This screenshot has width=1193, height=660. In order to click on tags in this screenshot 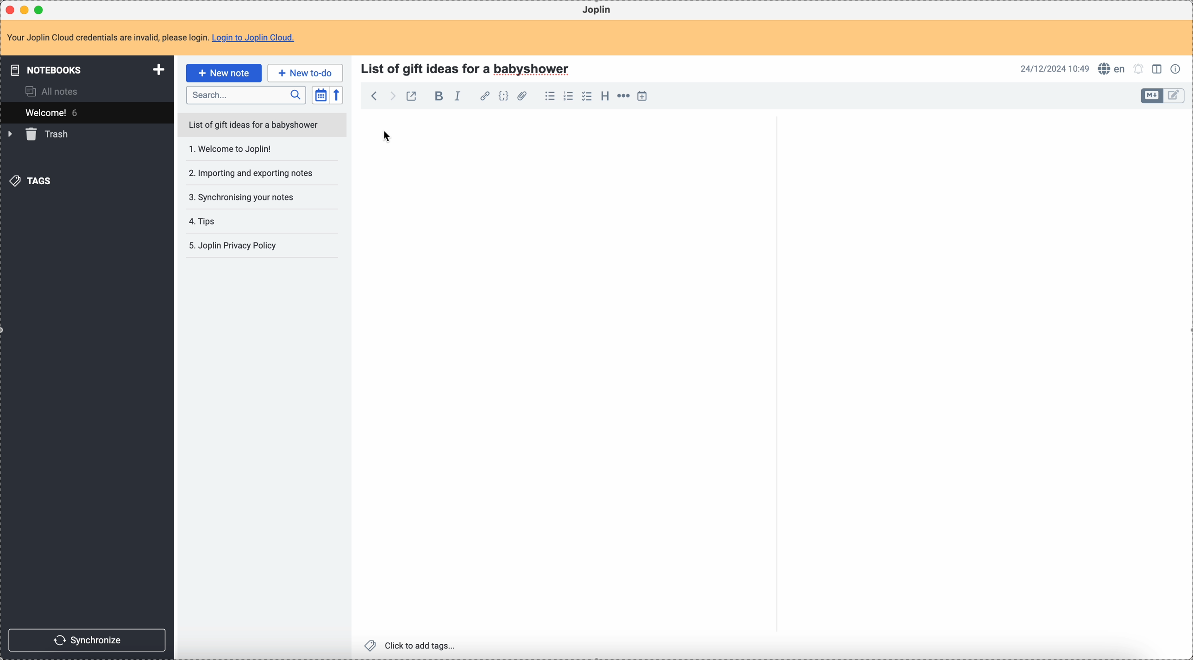, I will do `click(30, 181)`.